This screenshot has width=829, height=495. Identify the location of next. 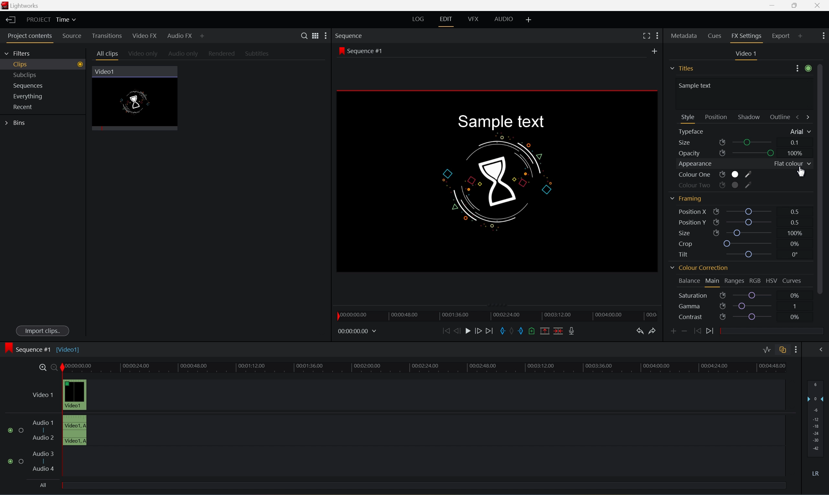
(712, 331).